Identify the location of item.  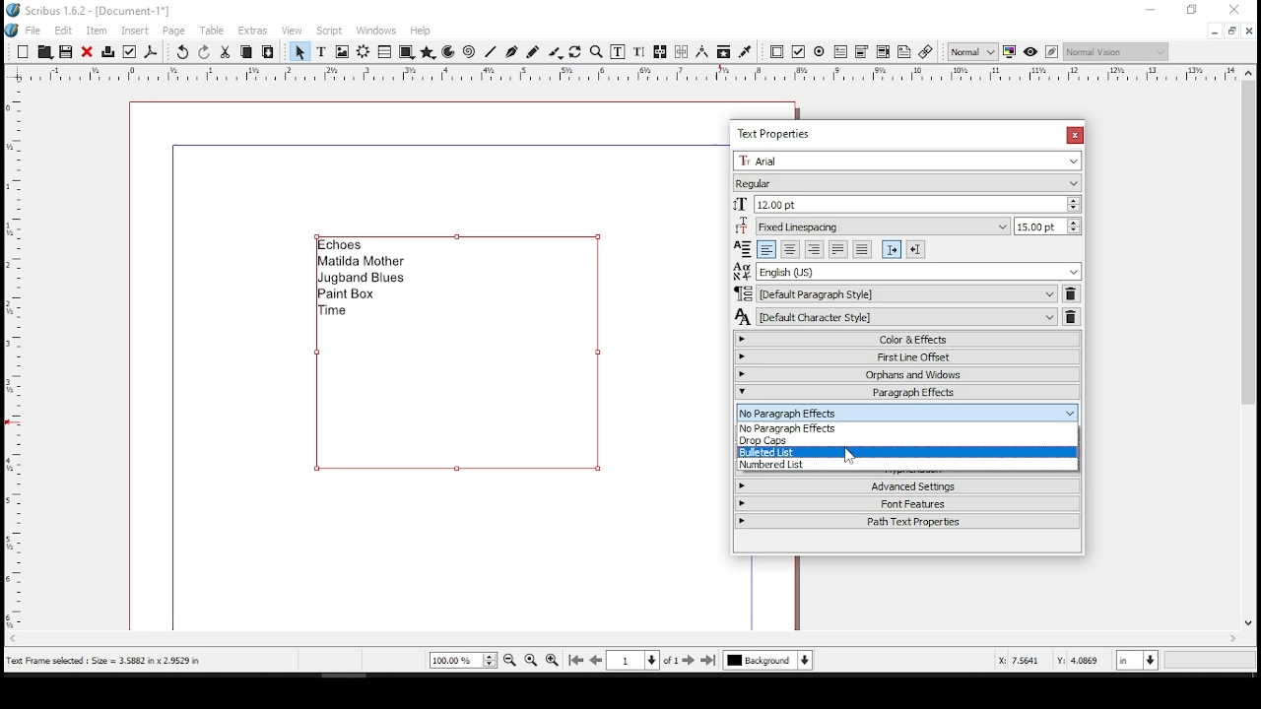
(96, 31).